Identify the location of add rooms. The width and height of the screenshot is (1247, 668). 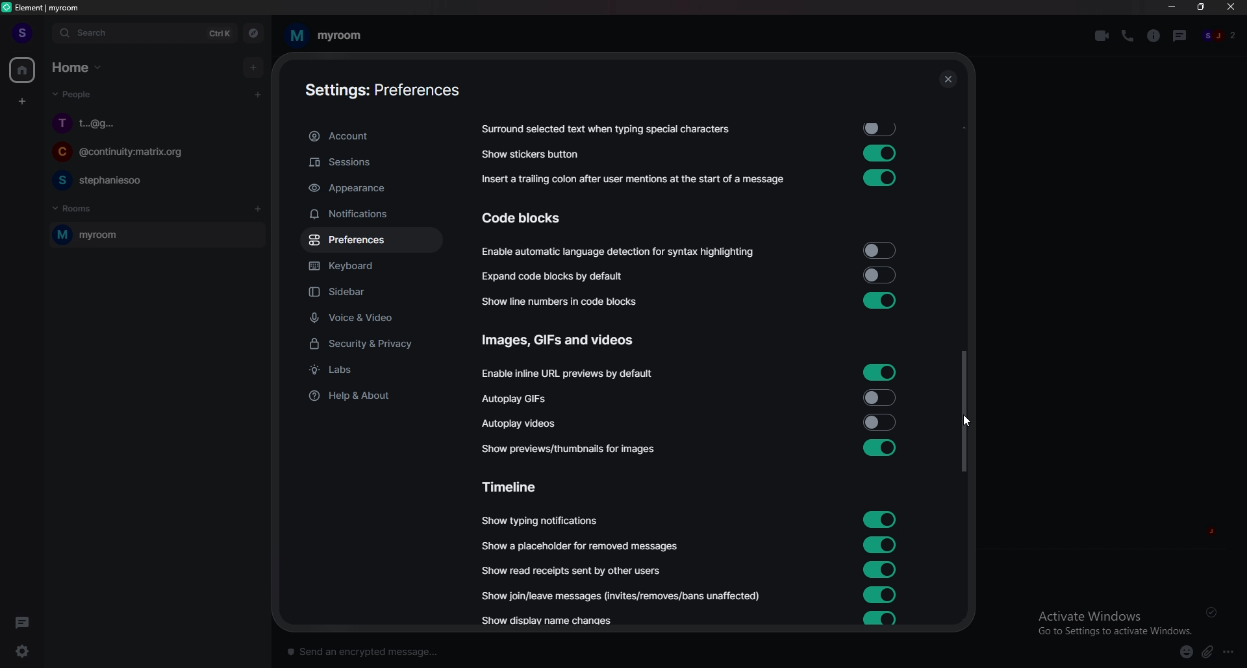
(258, 209).